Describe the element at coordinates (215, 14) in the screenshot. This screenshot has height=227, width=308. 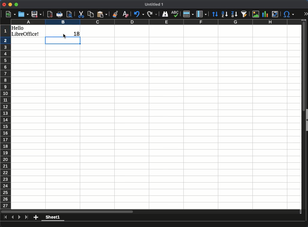
I see `sort` at that location.